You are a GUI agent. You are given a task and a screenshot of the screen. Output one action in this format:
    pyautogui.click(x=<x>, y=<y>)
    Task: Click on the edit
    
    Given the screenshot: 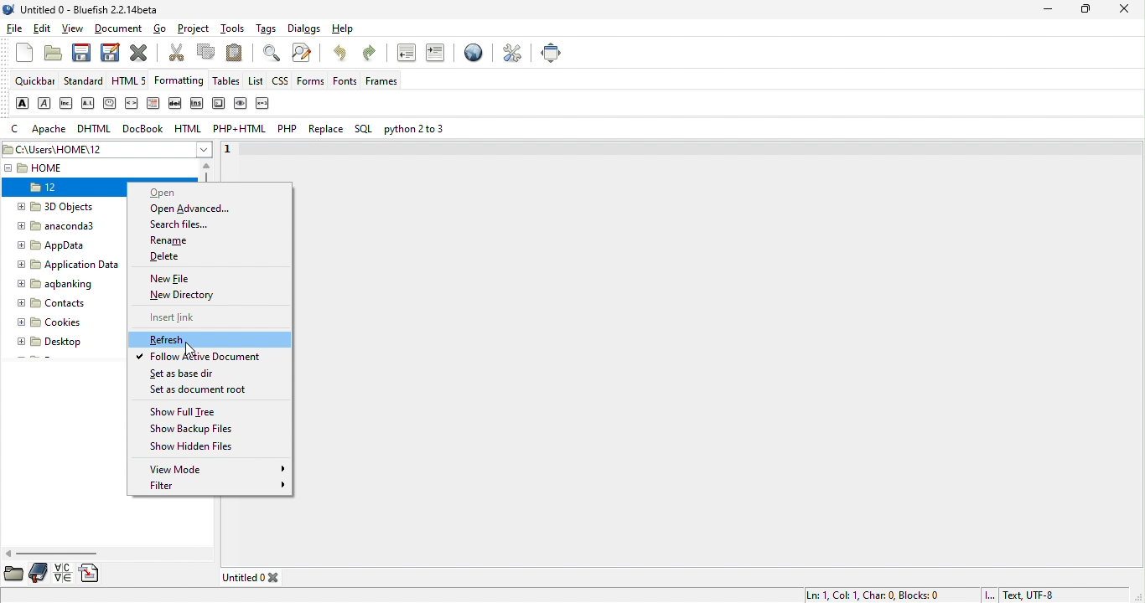 What is the action you would take?
    pyautogui.click(x=44, y=29)
    